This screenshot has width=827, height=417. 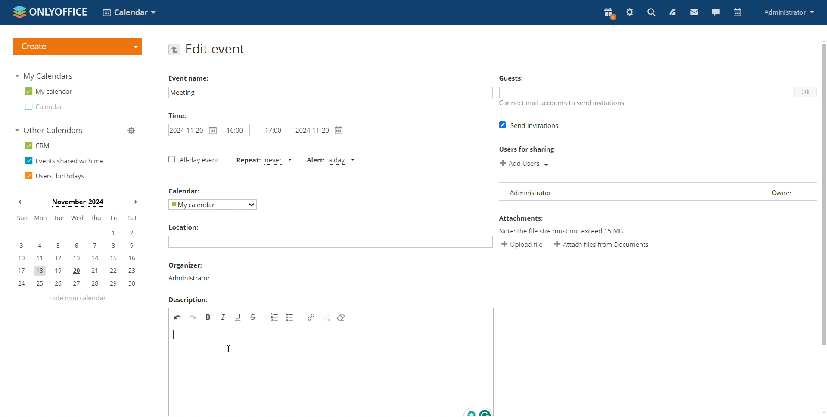 I want to click on remove format, so click(x=342, y=317).